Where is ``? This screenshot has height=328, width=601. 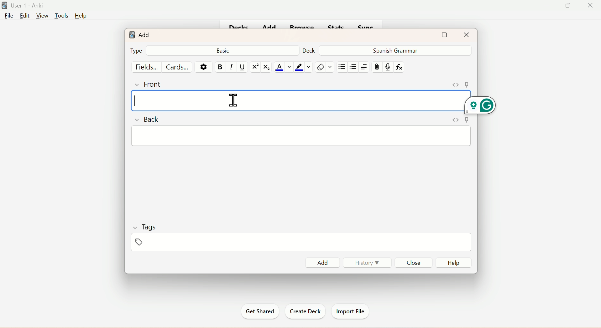  is located at coordinates (148, 119).